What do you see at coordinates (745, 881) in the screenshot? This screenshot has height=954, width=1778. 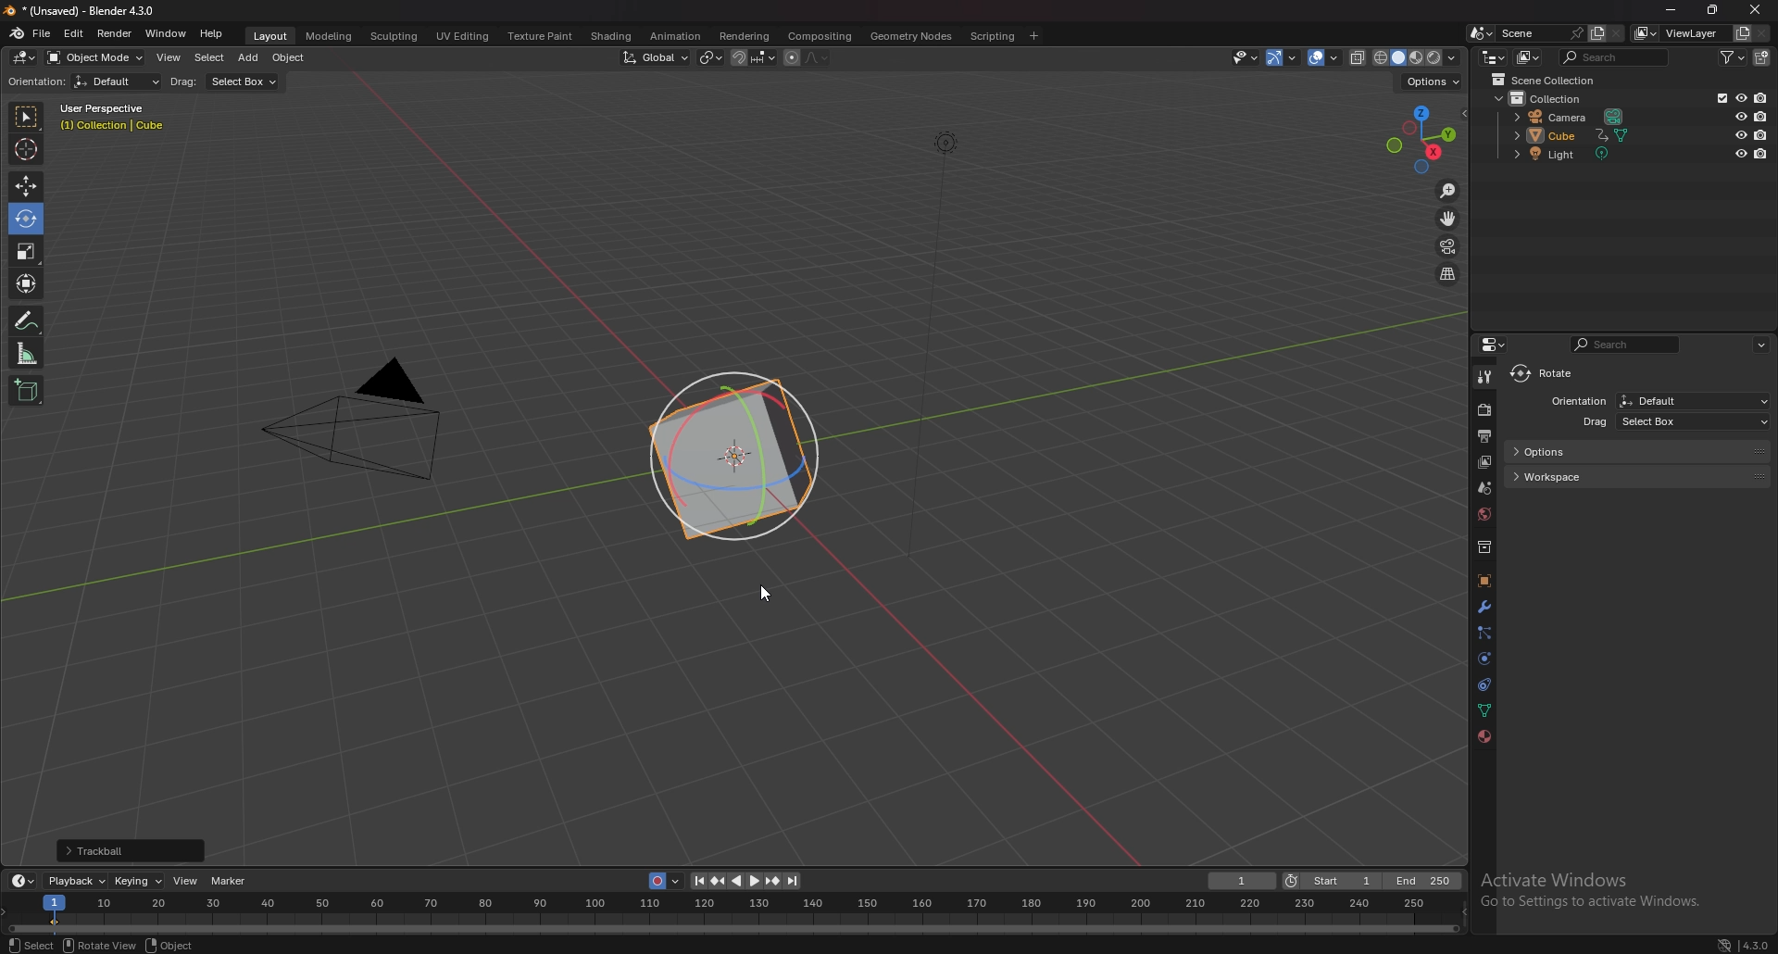 I see `play animation` at bounding box center [745, 881].